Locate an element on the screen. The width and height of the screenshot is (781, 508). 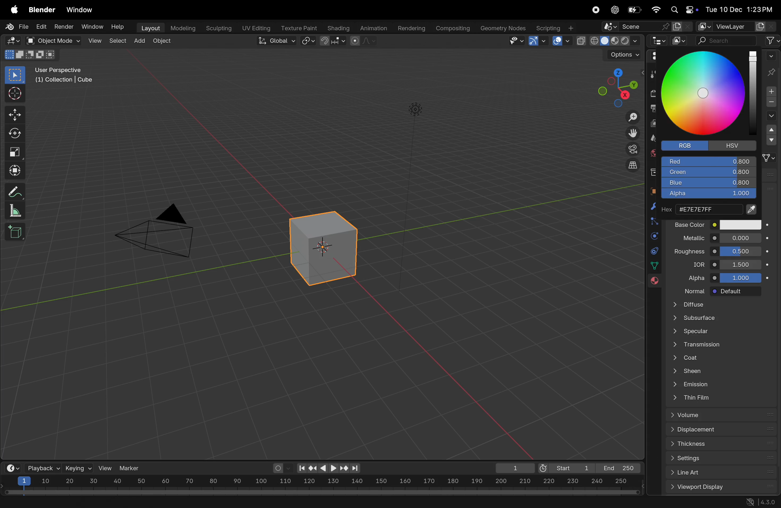
playback is located at coordinates (42, 468).